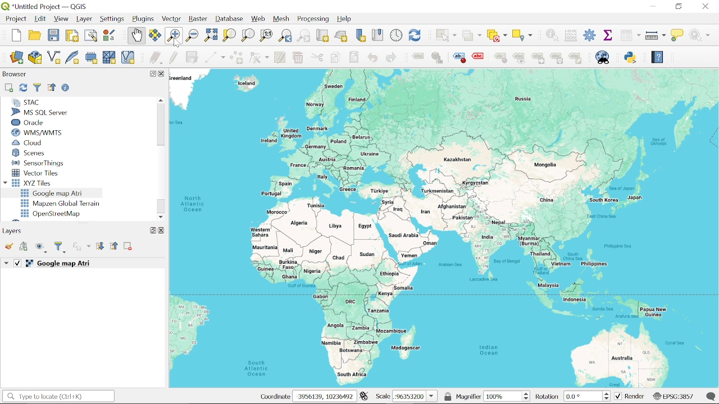 The image size is (719, 404). Describe the element at coordinates (198, 20) in the screenshot. I see `Raster` at that location.